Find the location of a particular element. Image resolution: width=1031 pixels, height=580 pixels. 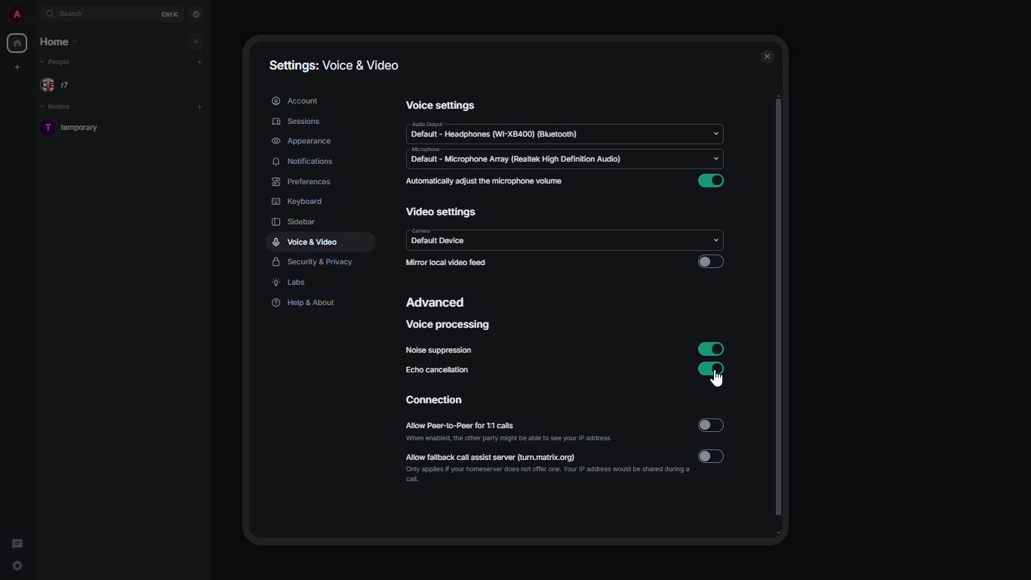

echo cancellation is located at coordinates (439, 370).